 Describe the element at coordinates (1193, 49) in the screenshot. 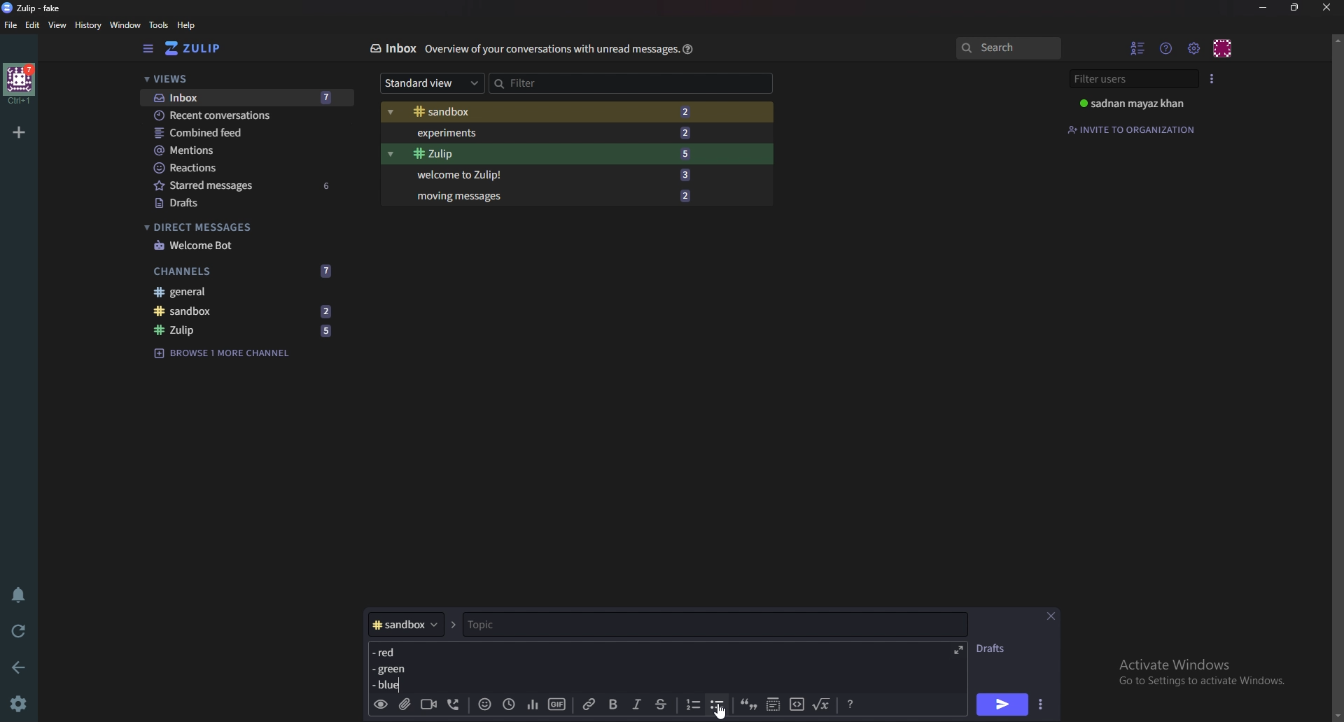

I see `Main menu` at that location.